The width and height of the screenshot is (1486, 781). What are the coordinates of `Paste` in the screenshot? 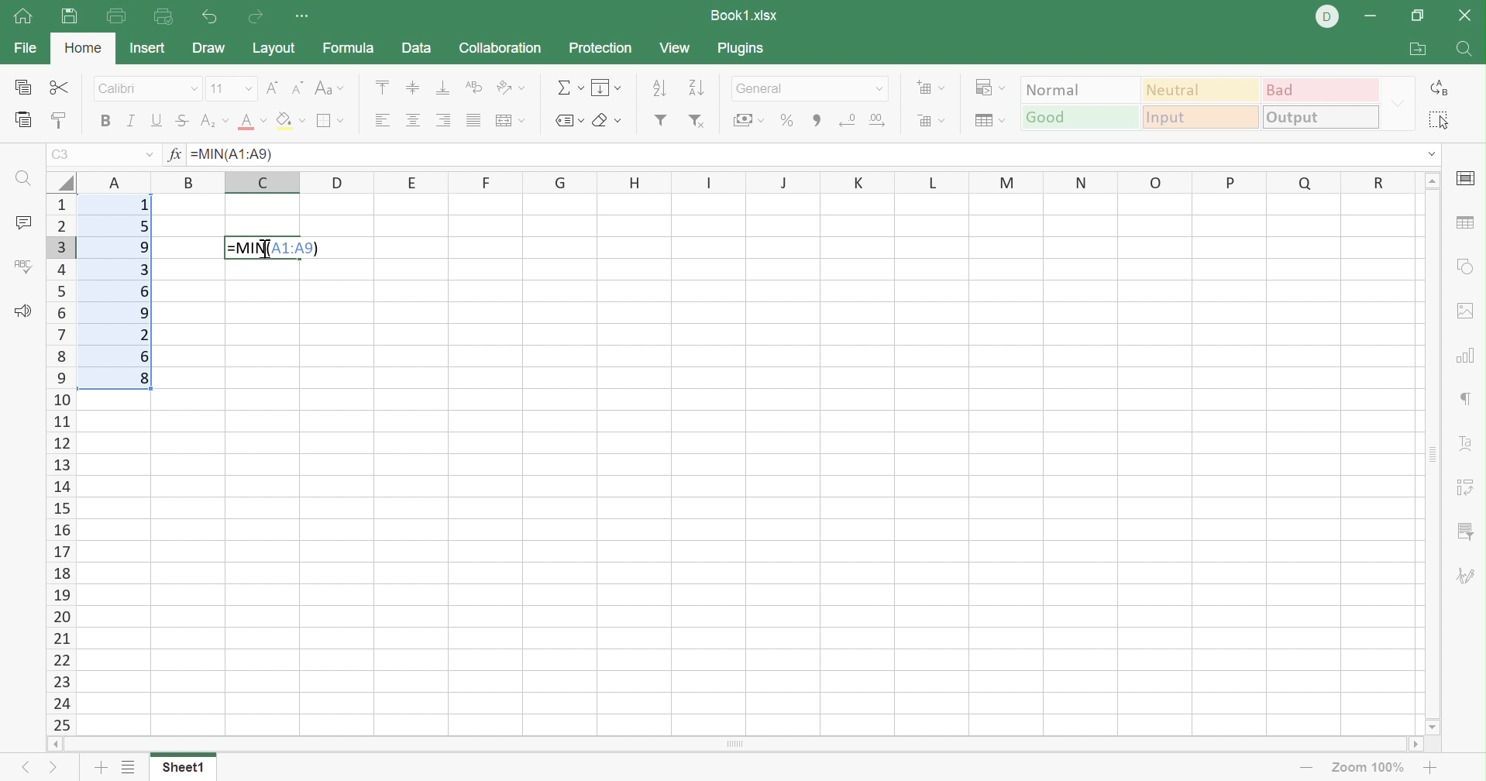 It's located at (19, 122).